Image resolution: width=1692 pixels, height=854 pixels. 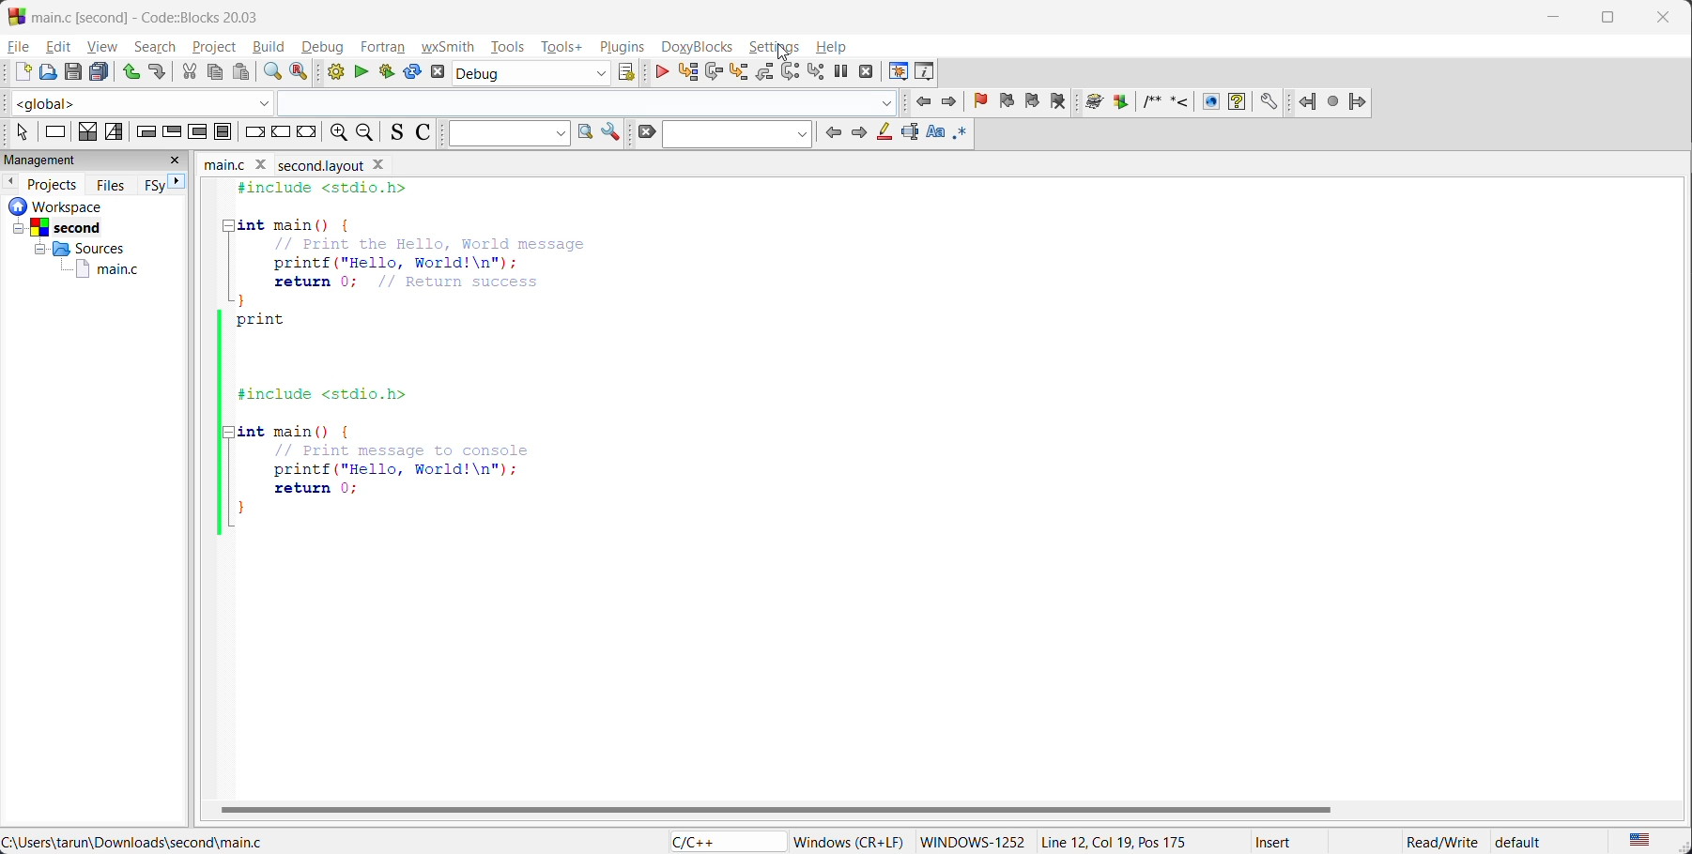 I want to click on default, so click(x=1536, y=843).